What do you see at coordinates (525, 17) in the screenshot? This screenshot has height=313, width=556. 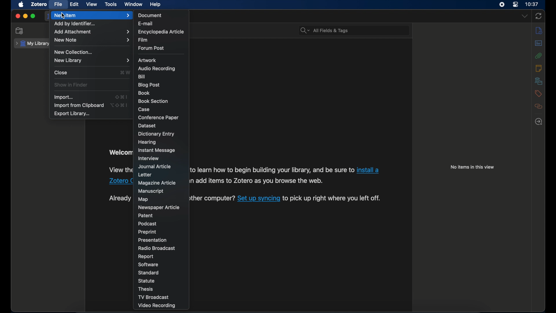 I see `dropdown` at bounding box center [525, 17].